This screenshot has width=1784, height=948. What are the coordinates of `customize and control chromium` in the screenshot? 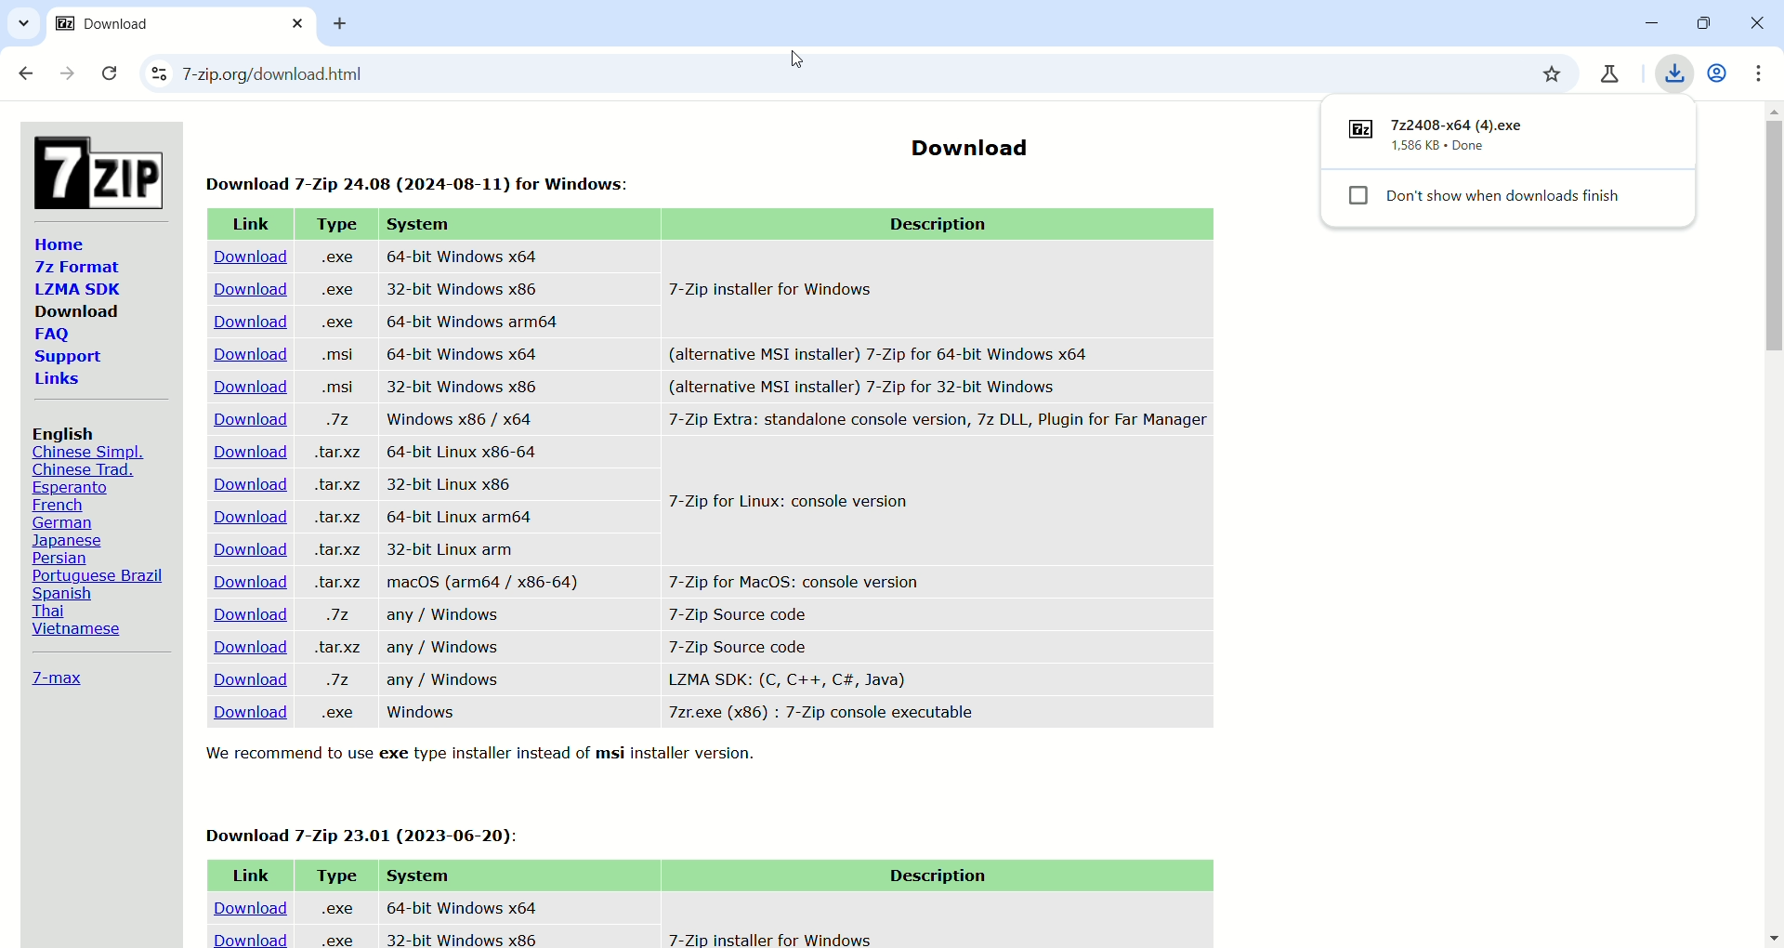 It's located at (1765, 72).